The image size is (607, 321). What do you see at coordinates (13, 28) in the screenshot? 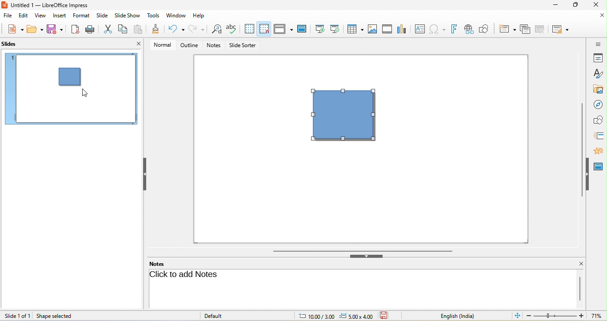
I see `new` at bounding box center [13, 28].